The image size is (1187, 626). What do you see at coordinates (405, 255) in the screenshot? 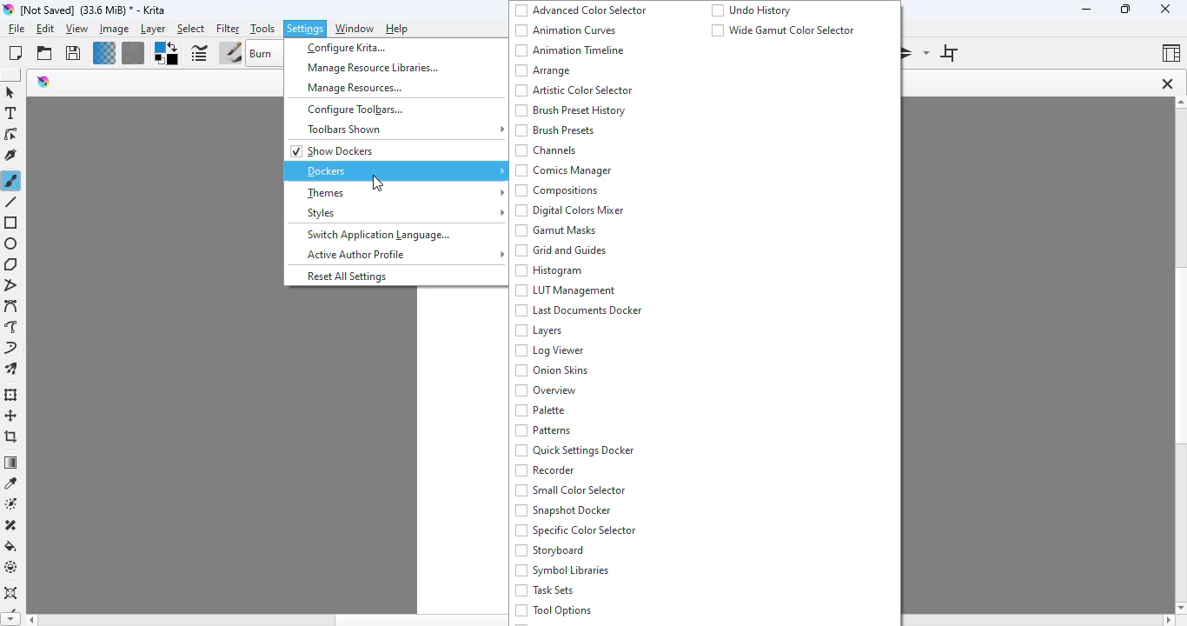
I see `active author profile` at bounding box center [405, 255].